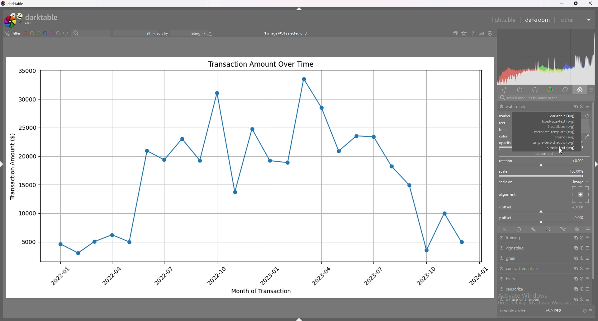 The image size is (598, 321). Describe the element at coordinates (505, 116) in the screenshot. I see `marker` at that location.